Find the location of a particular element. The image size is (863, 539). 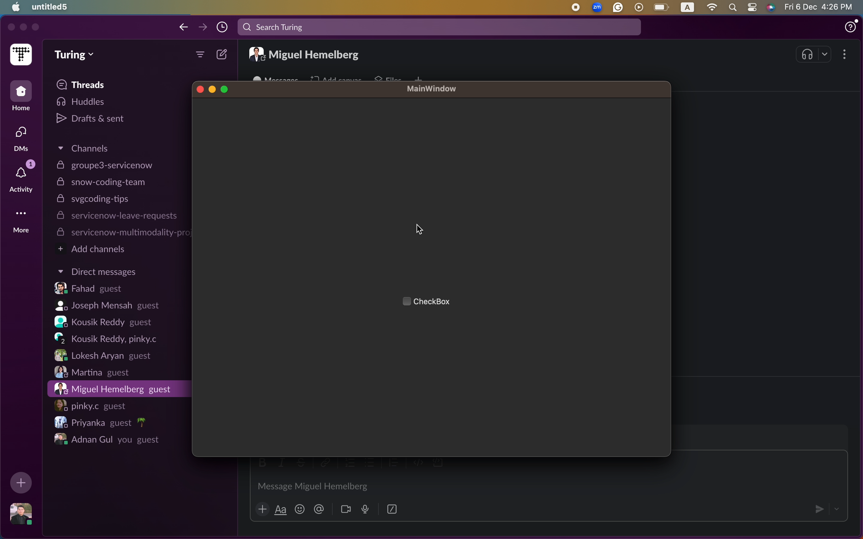

Turing is located at coordinates (75, 55).